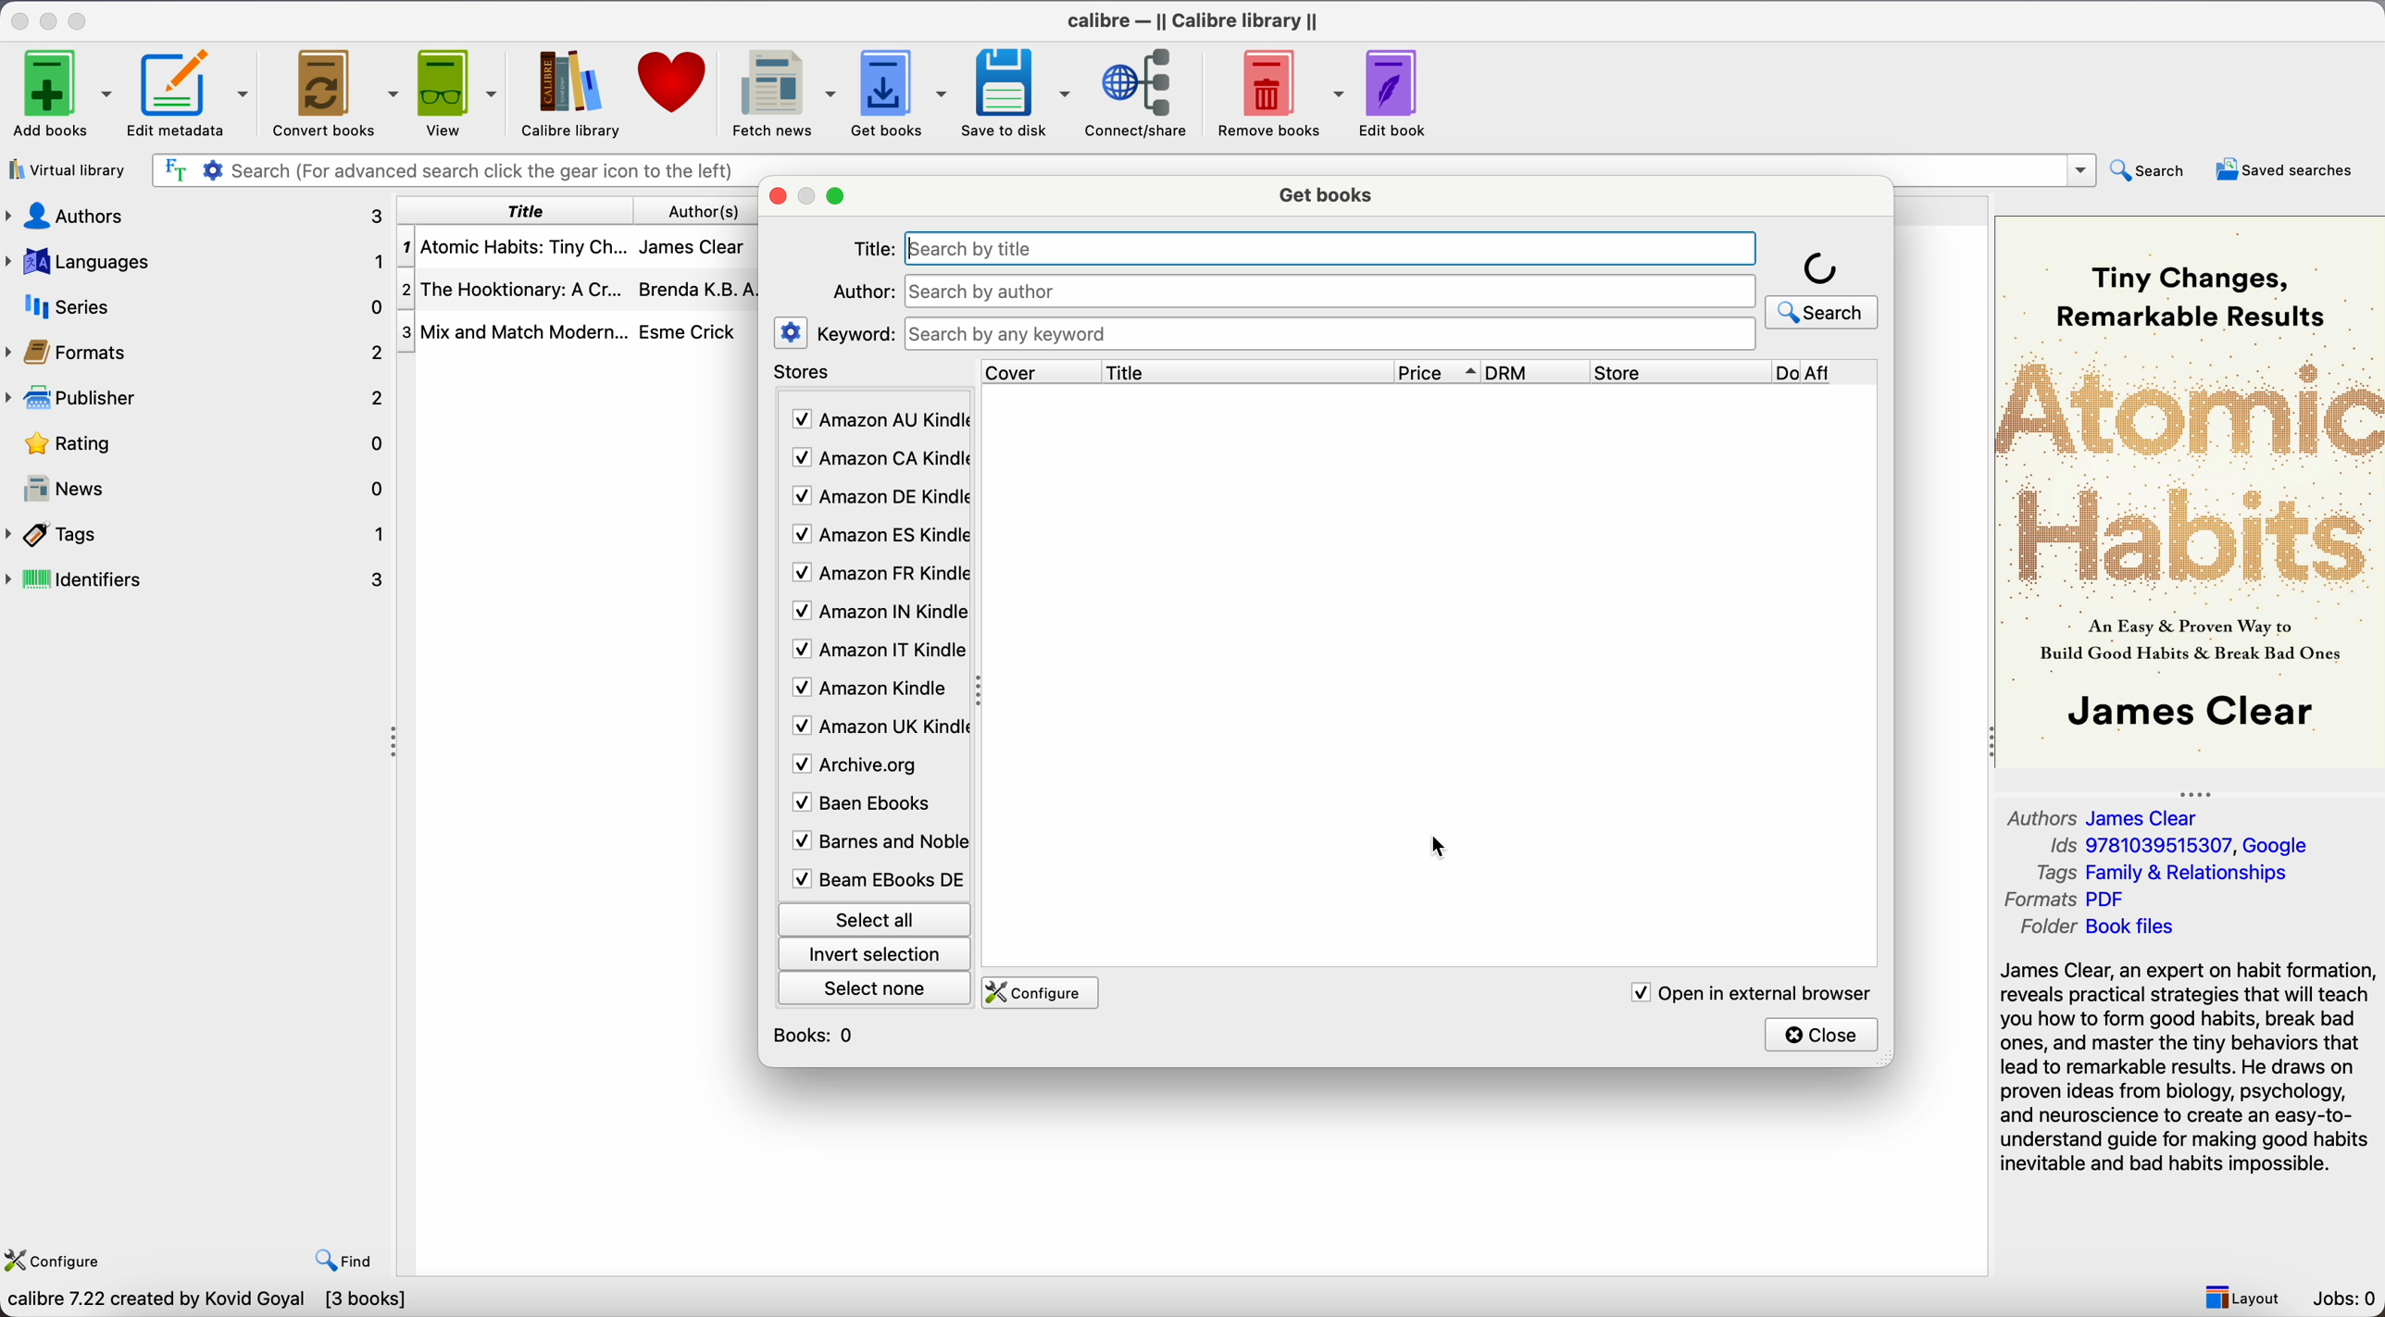 The width and height of the screenshot is (2385, 1317). Describe the element at coordinates (878, 458) in the screenshot. I see `Amazon CA Kindle` at that location.